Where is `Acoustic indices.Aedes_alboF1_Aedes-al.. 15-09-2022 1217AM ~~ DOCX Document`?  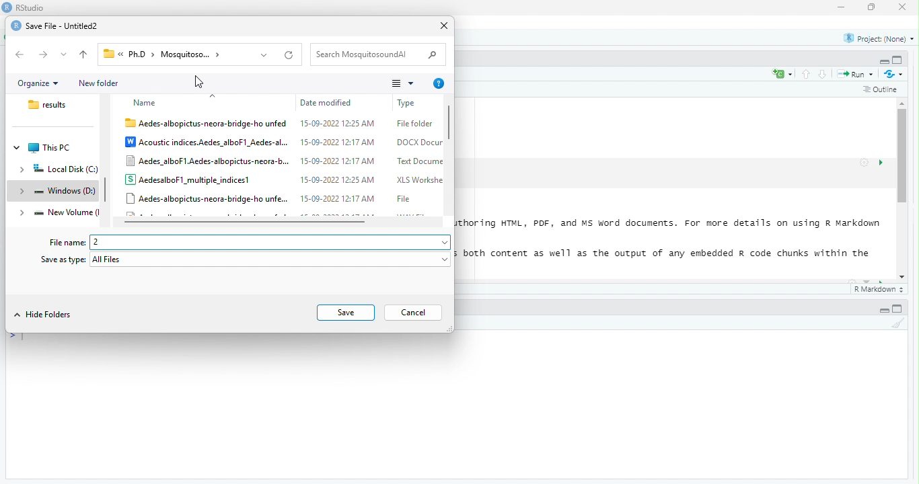
Acoustic indices.Aedes_alboF1_Aedes-al.. 15-09-2022 1217AM ~~ DOCX Document is located at coordinates (284, 143).